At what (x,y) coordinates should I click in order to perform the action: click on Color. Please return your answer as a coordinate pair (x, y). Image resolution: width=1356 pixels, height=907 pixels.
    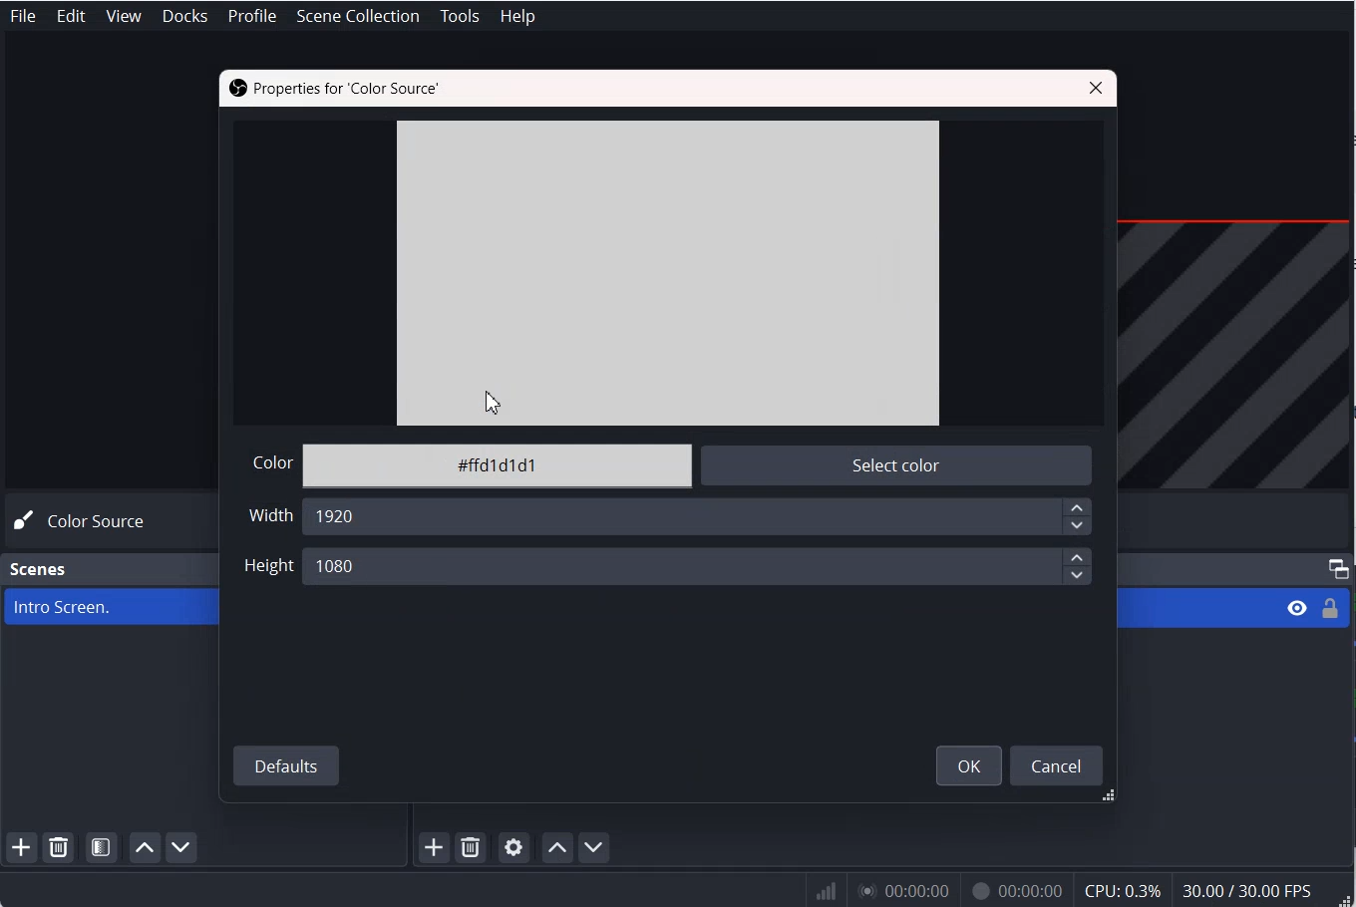
    Looking at the image, I should click on (268, 462).